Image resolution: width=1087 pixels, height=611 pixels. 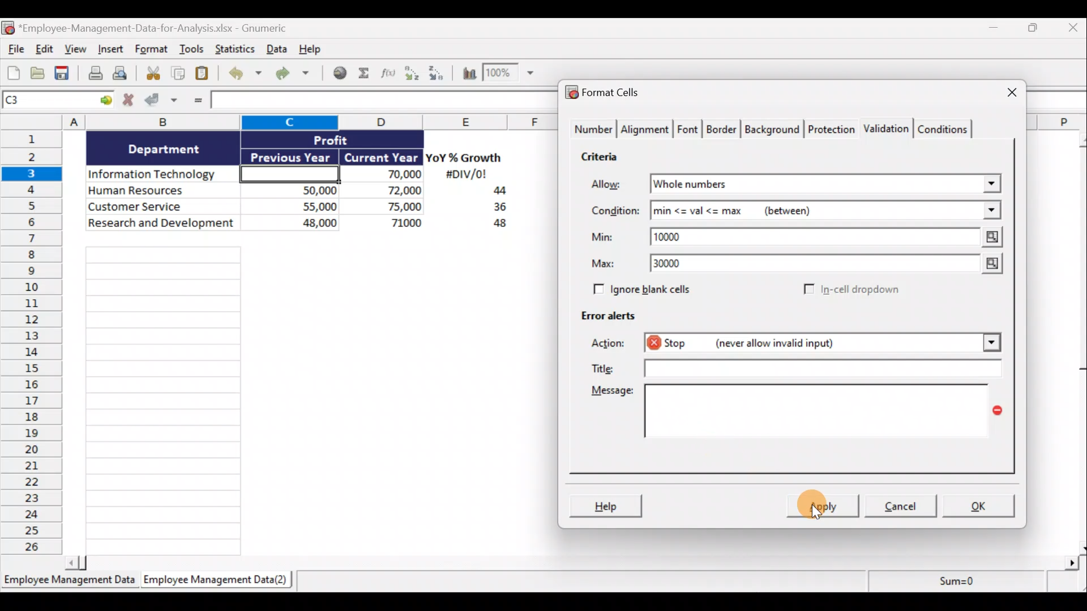 I want to click on Department, so click(x=164, y=148).